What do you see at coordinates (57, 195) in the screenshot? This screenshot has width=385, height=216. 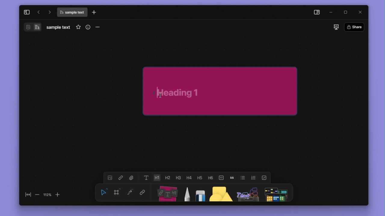 I see `zoom in` at bounding box center [57, 195].